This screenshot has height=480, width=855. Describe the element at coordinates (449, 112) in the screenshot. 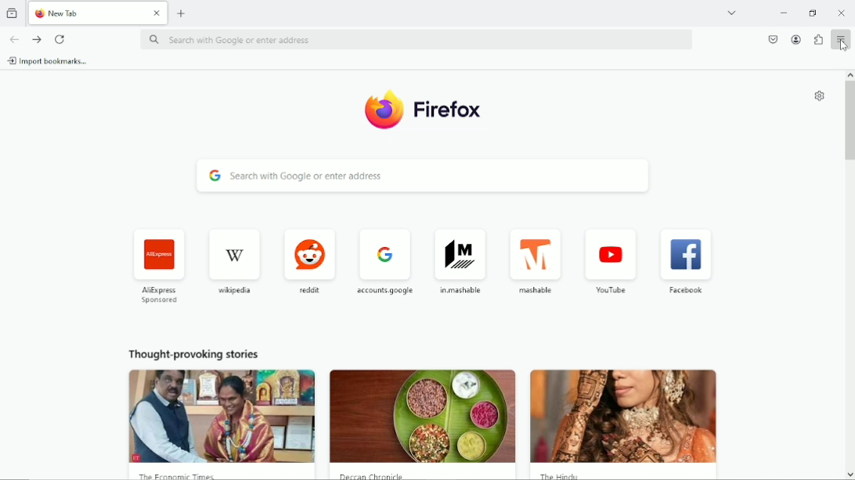

I see `firefox` at that location.